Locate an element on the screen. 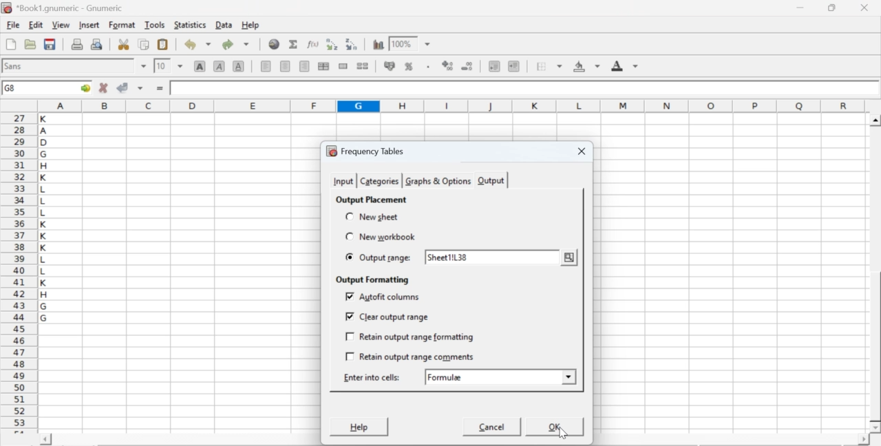  graphs & options is located at coordinates (437, 181).